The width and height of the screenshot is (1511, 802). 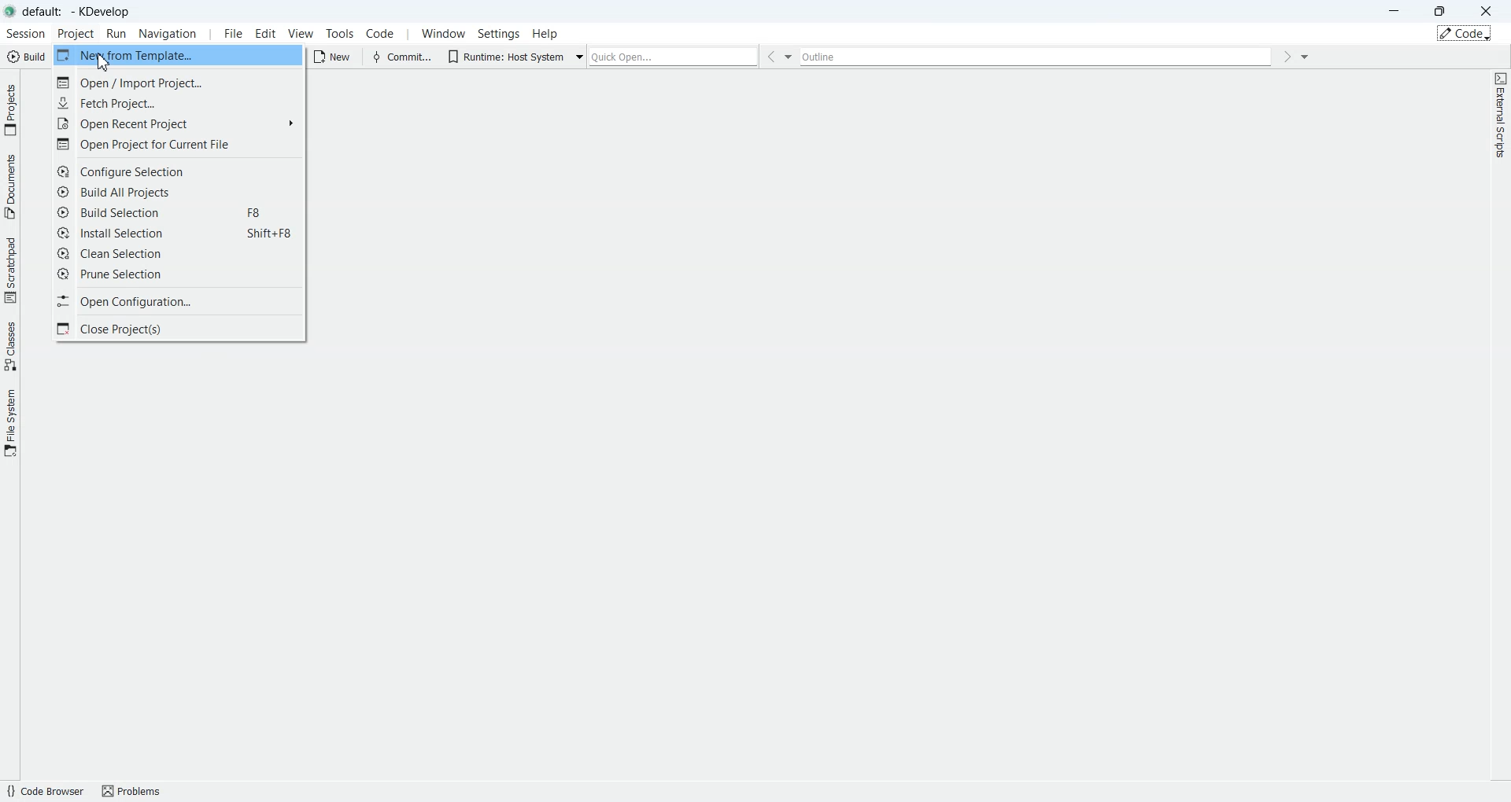 I want to click on New from Template, so click(x=178, y=56).